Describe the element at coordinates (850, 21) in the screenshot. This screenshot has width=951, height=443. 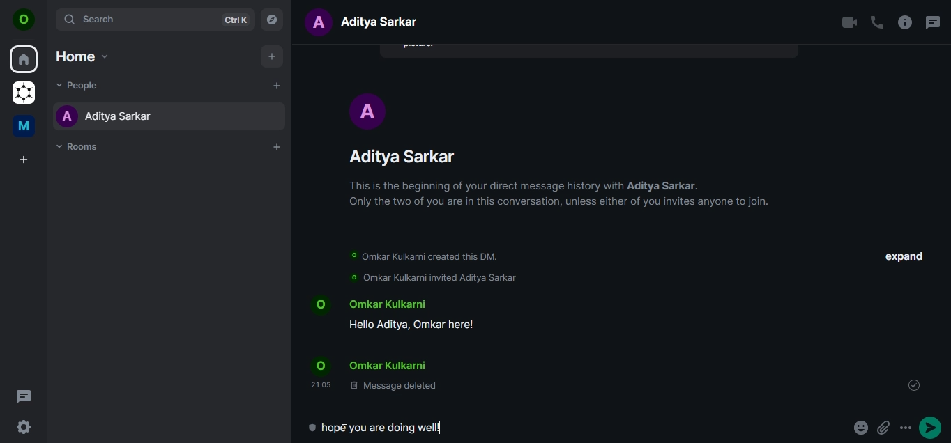
I see `video call` at that location.